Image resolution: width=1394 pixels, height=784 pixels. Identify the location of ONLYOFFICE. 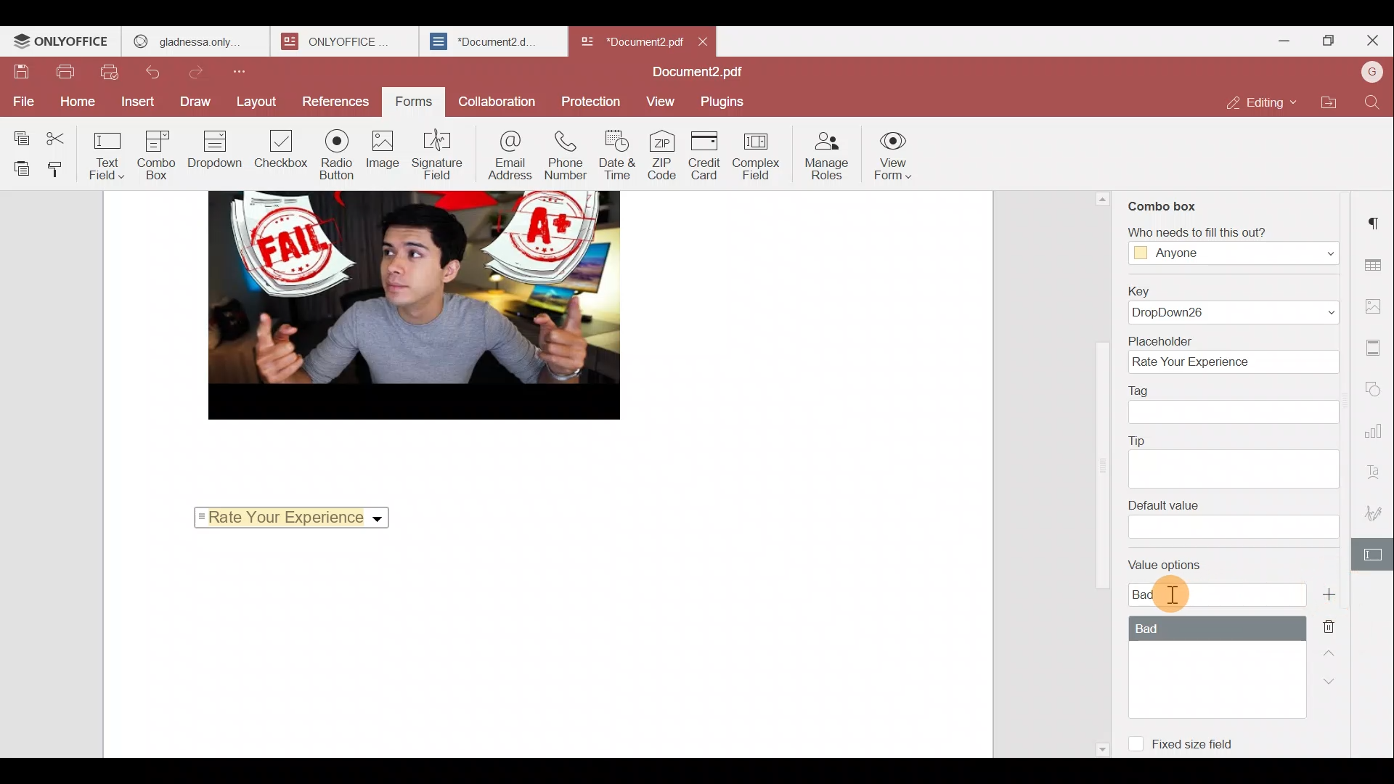
(62, 43).